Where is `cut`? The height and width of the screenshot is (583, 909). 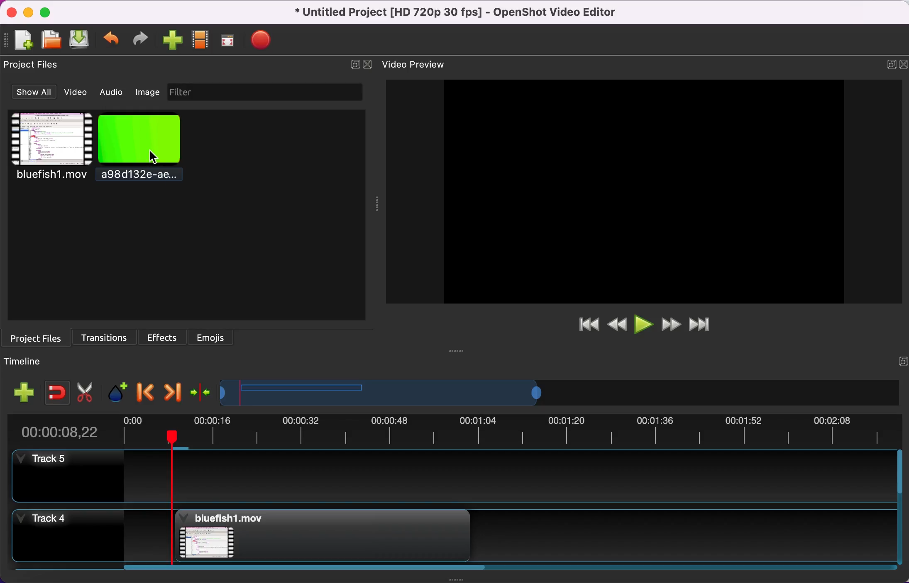
cut is located at coordinates (86, 390).